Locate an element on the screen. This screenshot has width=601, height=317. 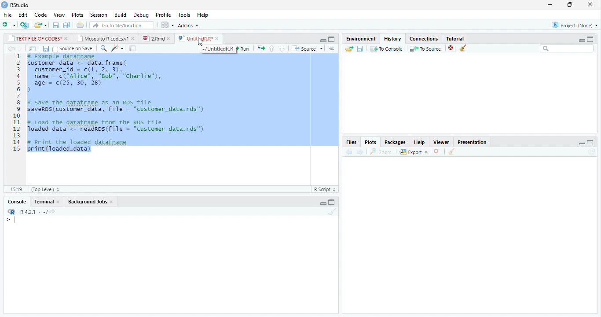
Tools is located at coordinates (184, 14).